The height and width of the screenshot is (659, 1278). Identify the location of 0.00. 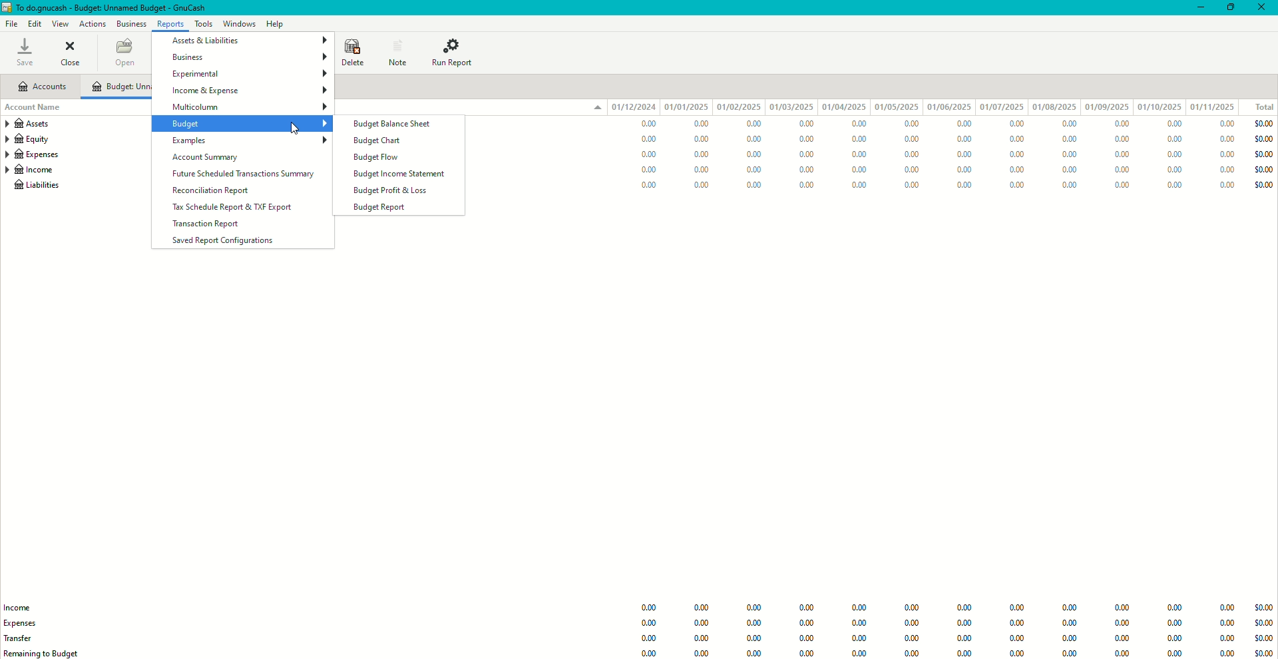
(913, 169).